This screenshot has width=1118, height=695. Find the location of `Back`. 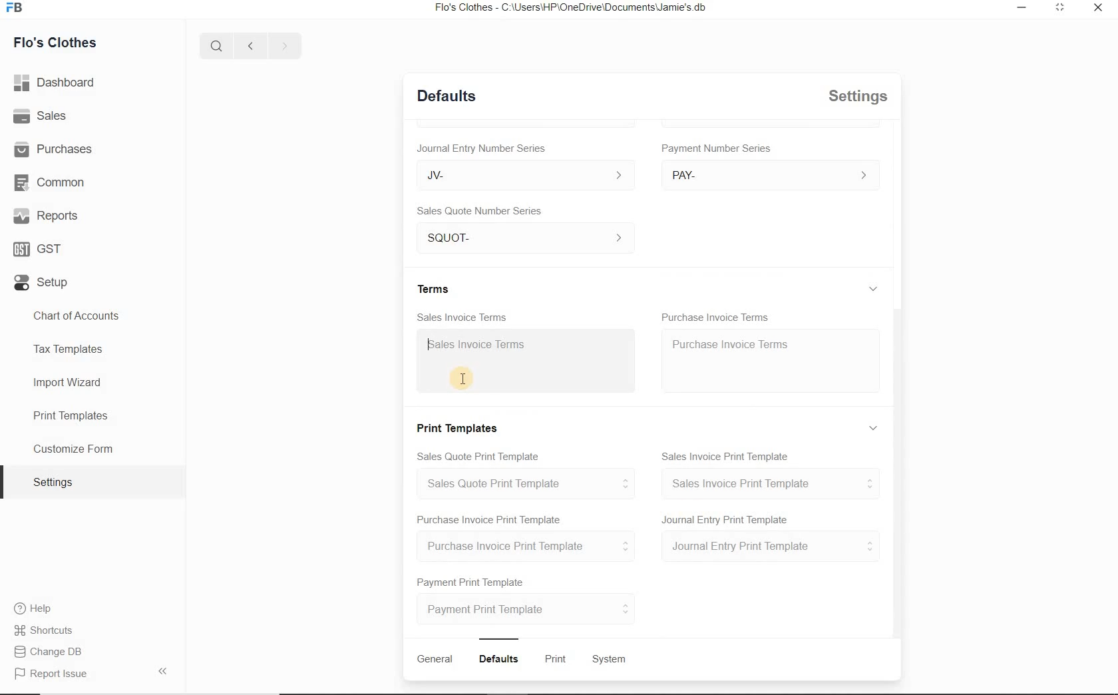

Back is located at coordinates (250, 45).